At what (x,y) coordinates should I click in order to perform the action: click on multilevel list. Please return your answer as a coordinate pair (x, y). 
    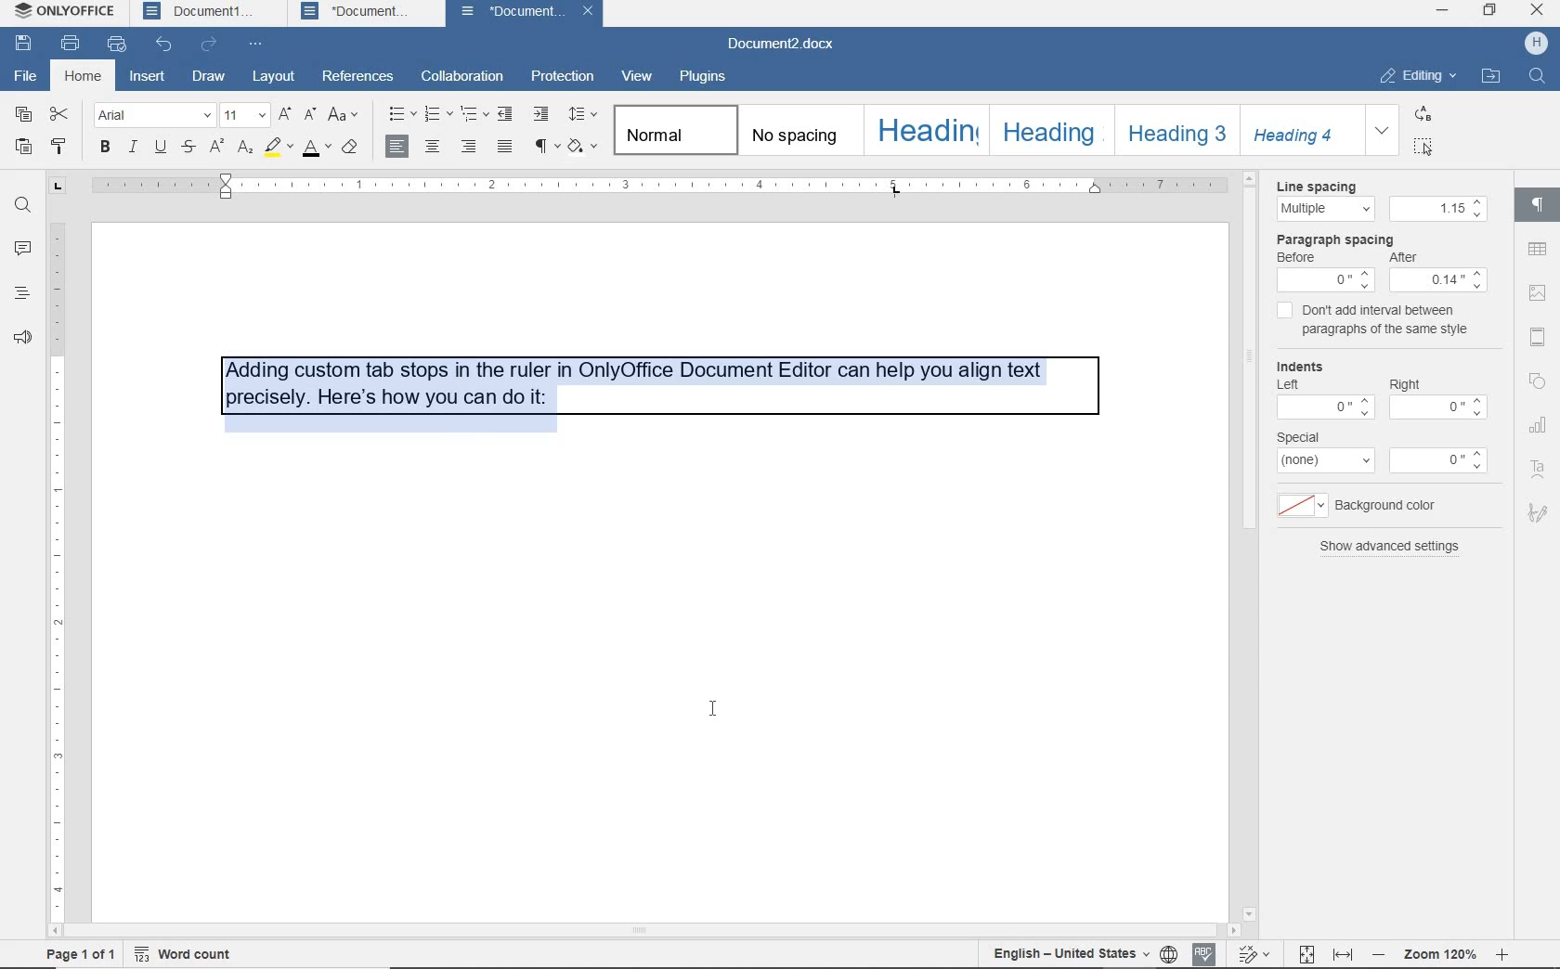
    Looking at the image, I should click on (472, 111).